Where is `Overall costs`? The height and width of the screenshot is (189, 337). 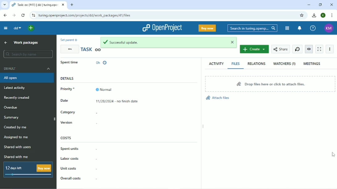 Overall costs is located at coordinates (70, 178).